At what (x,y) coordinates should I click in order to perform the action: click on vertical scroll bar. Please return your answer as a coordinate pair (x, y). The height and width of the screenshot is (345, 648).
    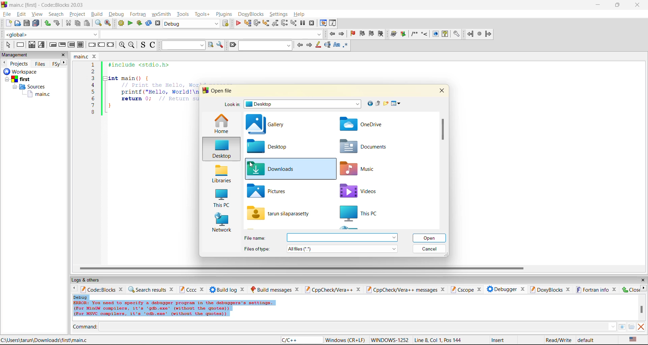
    Looking at the image, I should click on (442, 129).